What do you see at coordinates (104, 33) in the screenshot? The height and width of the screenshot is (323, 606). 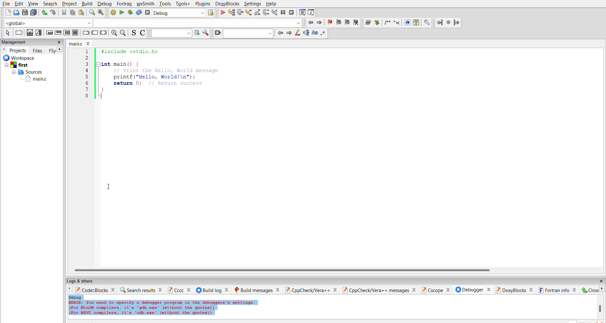 I see `return instruction` at bounding box center [104, 33].